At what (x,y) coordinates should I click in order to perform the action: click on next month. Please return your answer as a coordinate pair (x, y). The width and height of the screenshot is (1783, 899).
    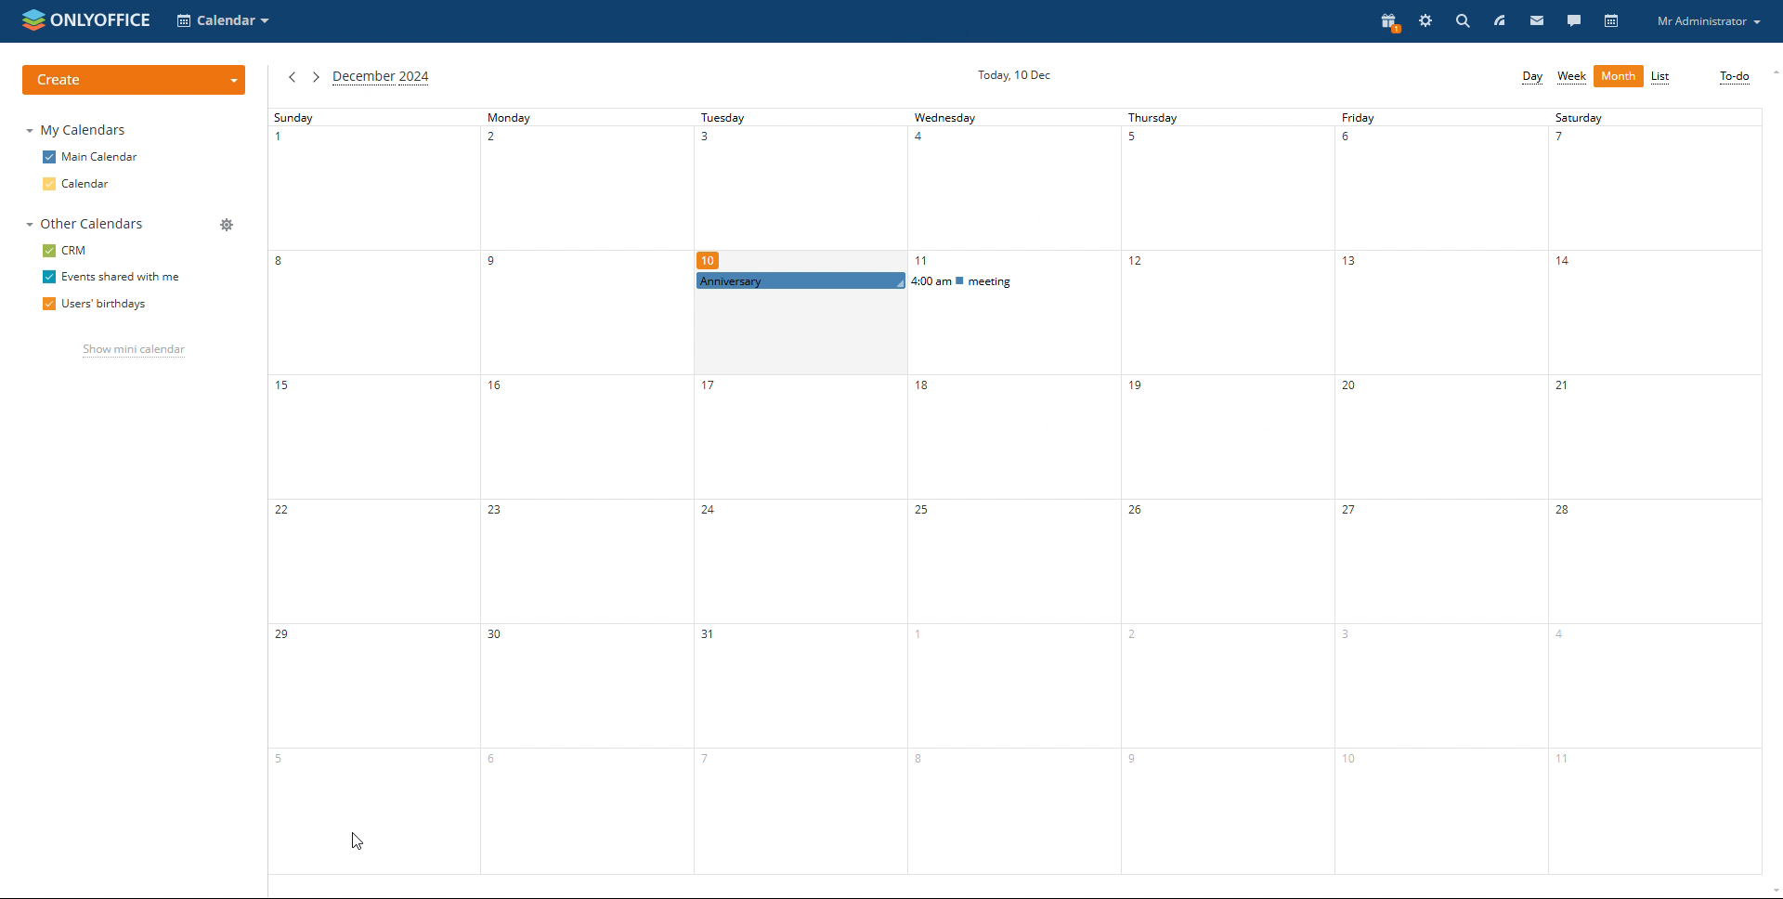
    Looking at the image, I should click on (314, 77).